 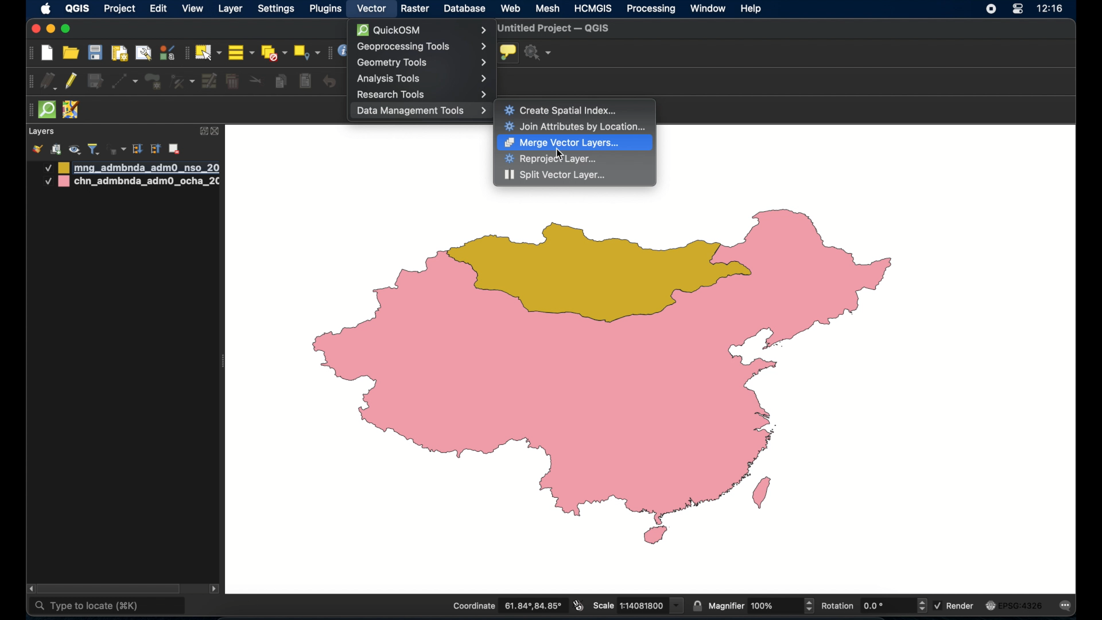 I want to click on create new project, so click(x=48, y=54).